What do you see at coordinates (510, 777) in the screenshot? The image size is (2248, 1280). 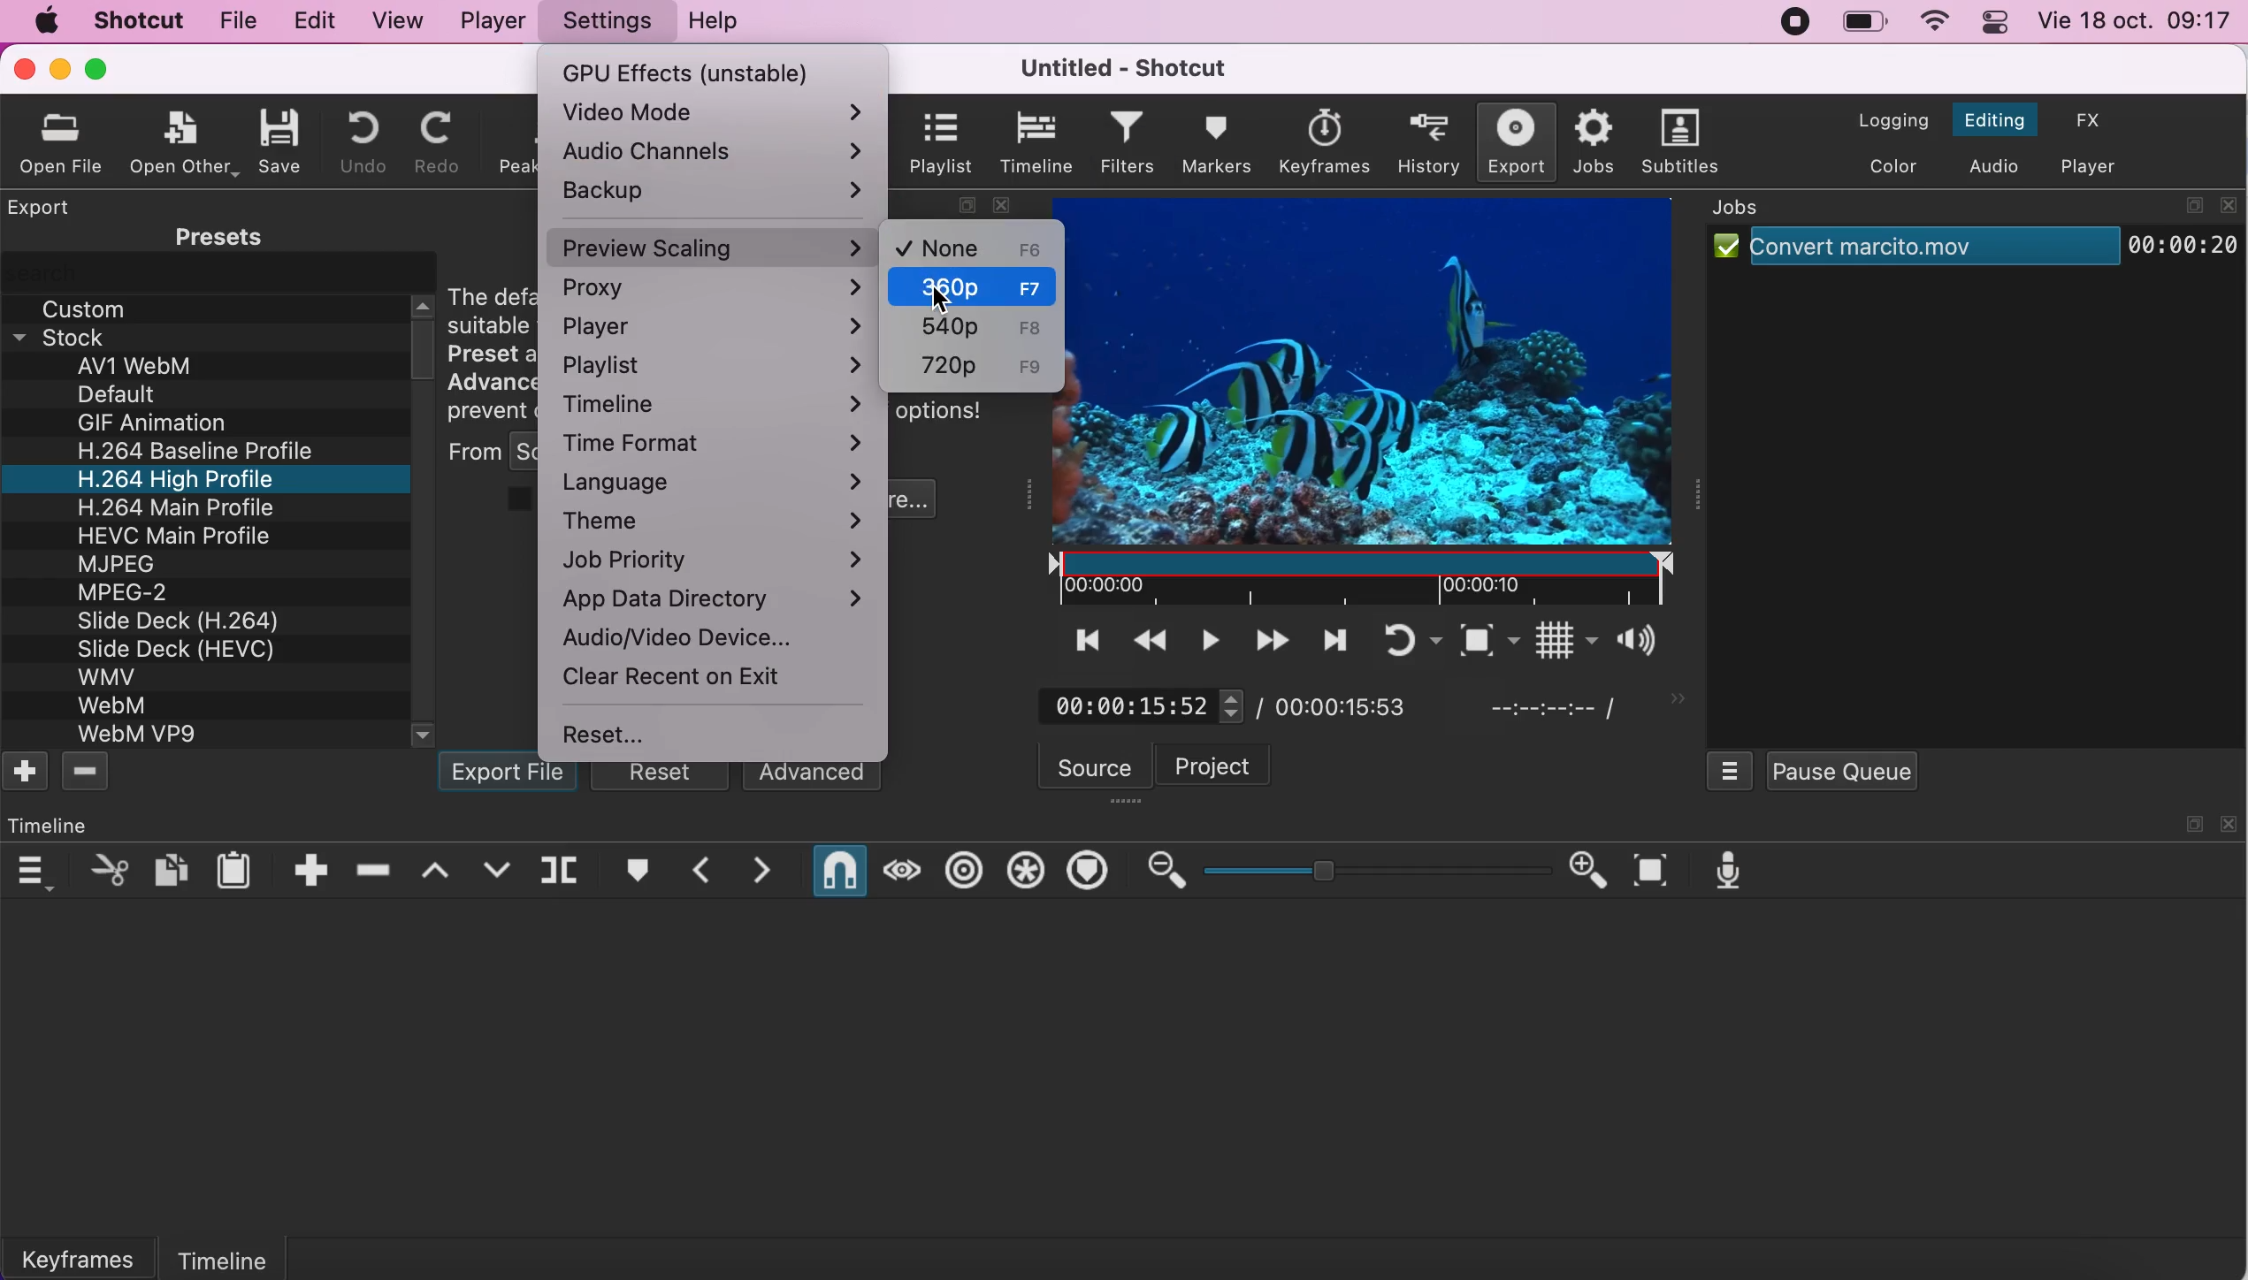 I see `export file` at bounding box center [510, 777].